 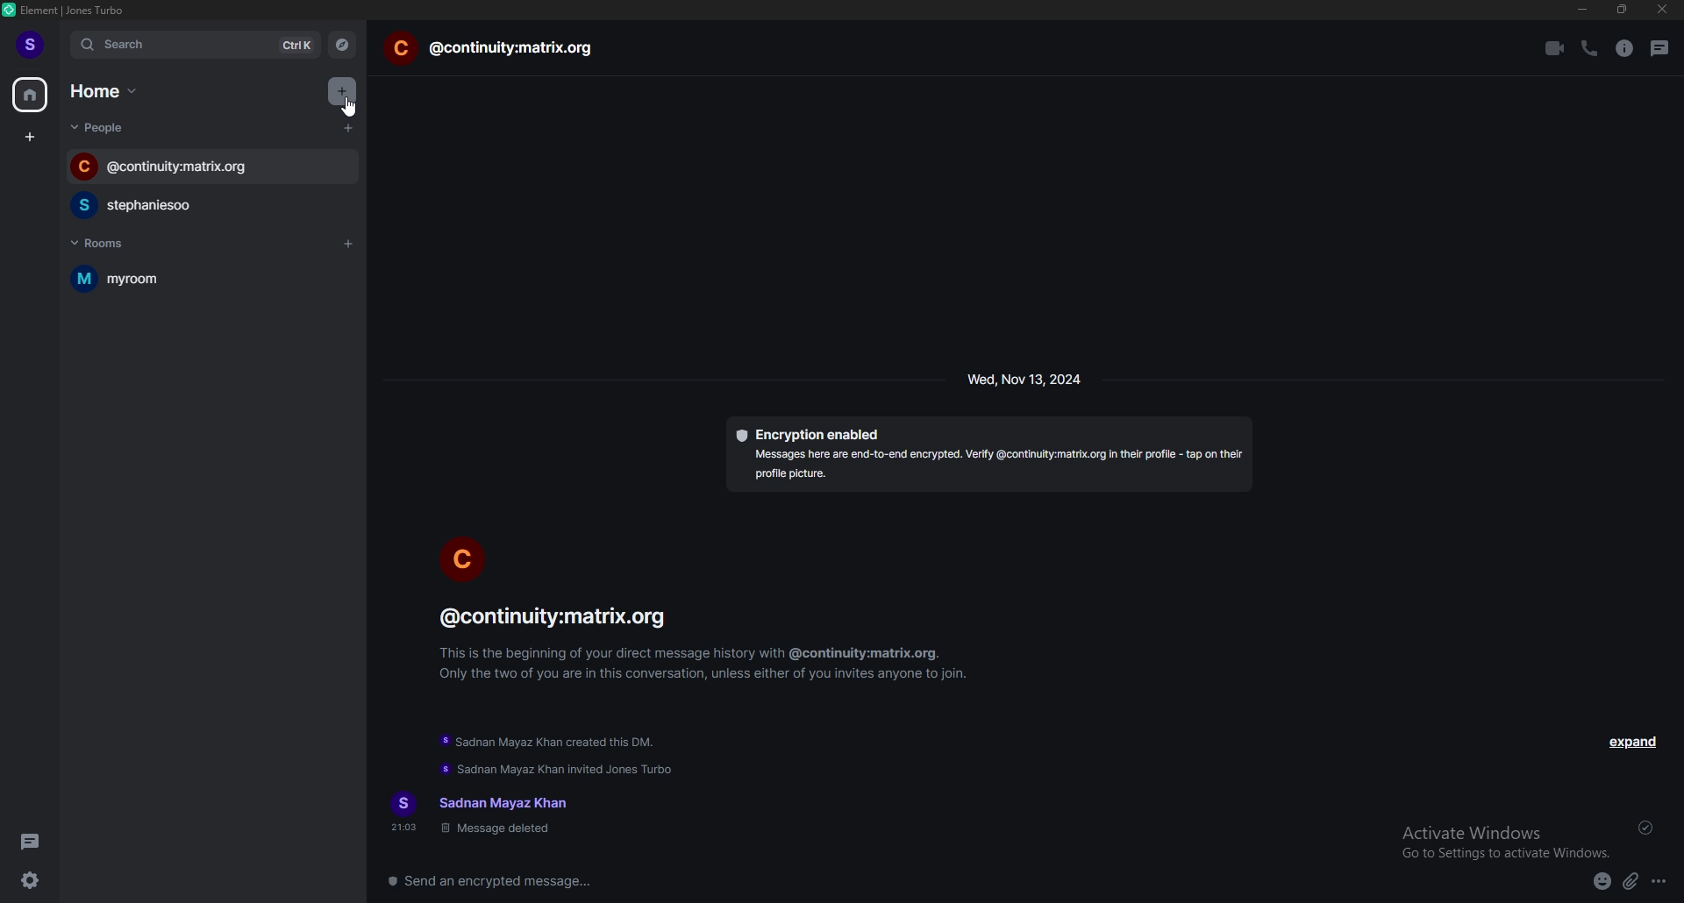 What do you see at coordinates (1582, 10) in the screenshot?
I see `minimize` at bounding box center [1582, 10].